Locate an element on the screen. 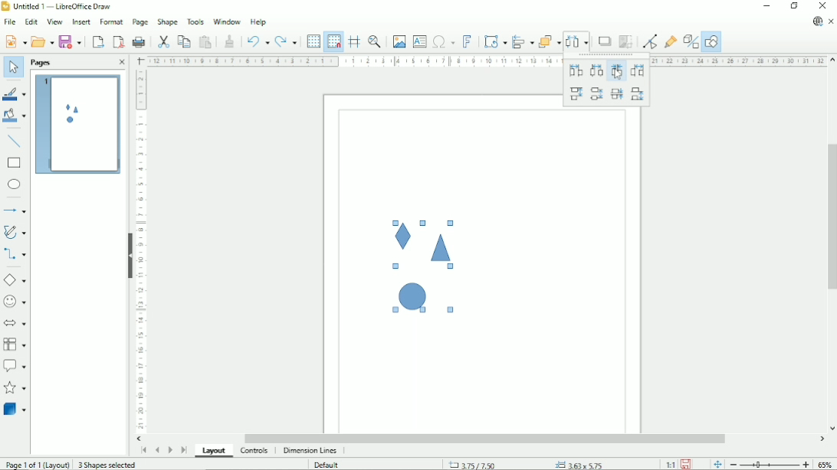 This screenshot has height=470, width=837. Layout is located at coordinates (214, 452).